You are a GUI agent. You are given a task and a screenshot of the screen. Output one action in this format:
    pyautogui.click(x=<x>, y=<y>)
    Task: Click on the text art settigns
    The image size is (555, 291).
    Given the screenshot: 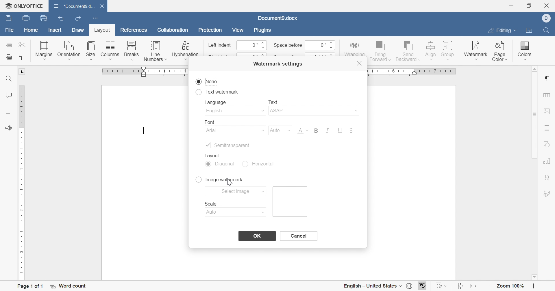 What is the action you would take?
    pyautogui.click(x=547, y=177)
    